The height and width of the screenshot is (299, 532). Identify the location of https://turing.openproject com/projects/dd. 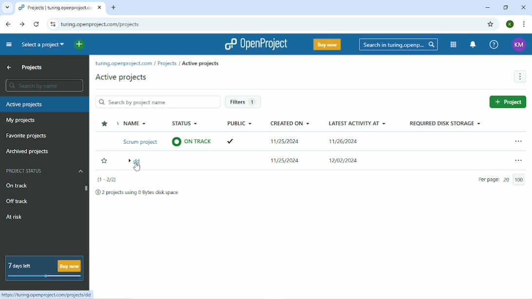
(46, 295).